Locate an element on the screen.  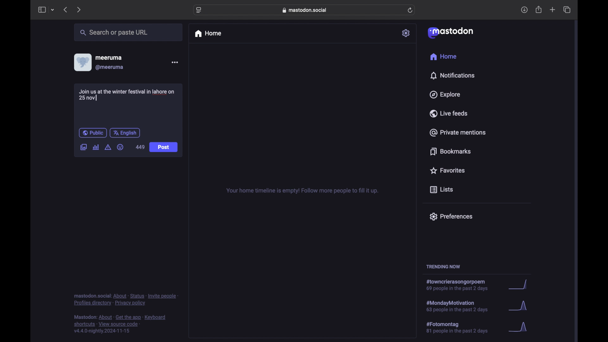
share is located at coordinates (539, 10).